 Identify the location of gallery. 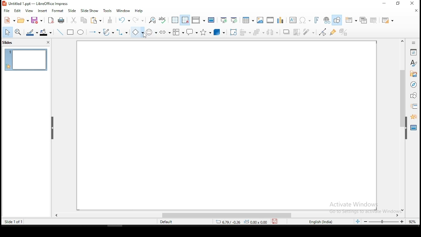
(413, 75).